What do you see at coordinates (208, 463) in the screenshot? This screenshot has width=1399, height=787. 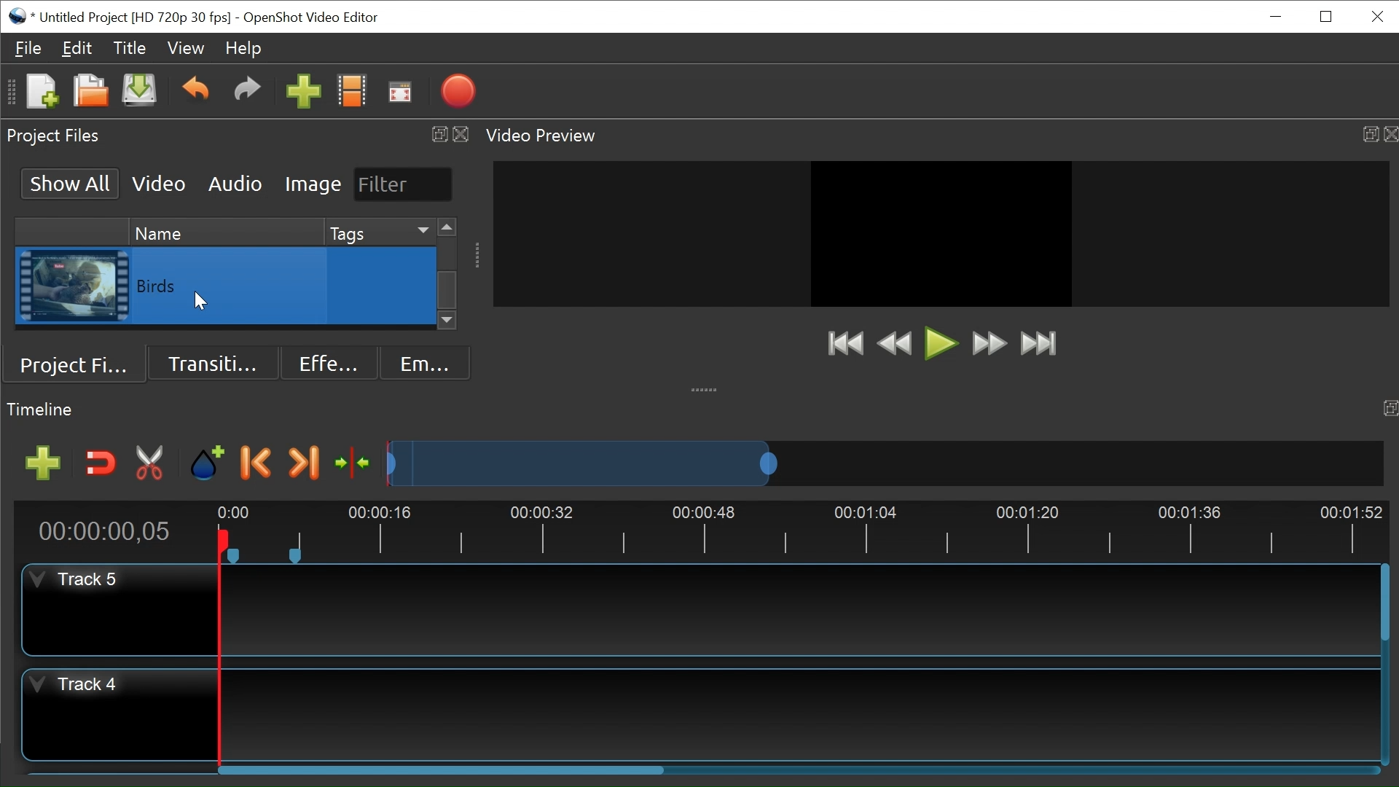 I see `Marker` at bounding box center [208, 463].